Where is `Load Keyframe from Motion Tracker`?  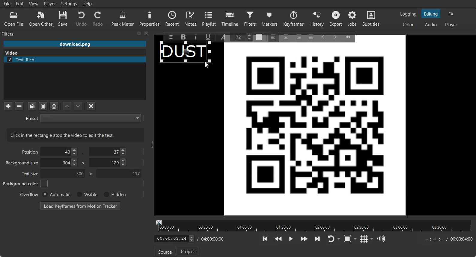
Load Keyframe from Motion Tracker is located at coordinates (80, 206).